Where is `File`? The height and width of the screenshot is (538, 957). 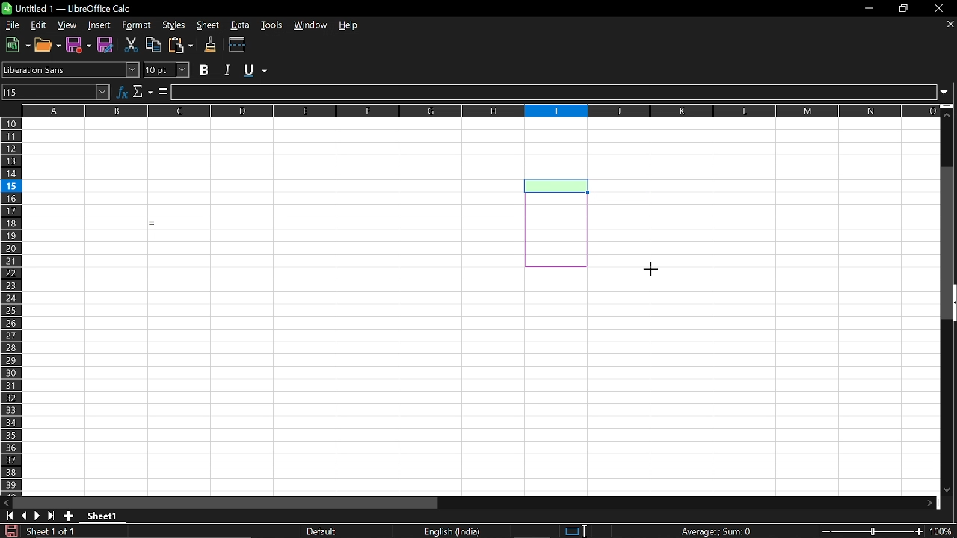
File is located at coordinates (11, 25).